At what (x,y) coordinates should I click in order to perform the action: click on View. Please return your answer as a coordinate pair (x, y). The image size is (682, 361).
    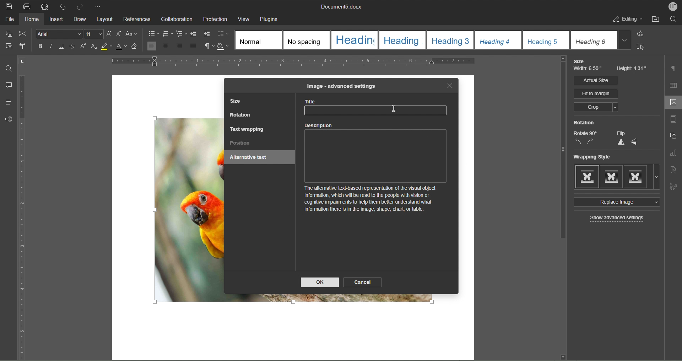
    Looking at the image, I should click on (244, 18).